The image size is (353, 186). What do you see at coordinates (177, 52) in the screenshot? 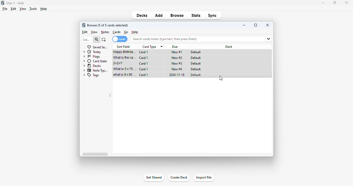
I see `new #1` at bounding box center [177, 52].